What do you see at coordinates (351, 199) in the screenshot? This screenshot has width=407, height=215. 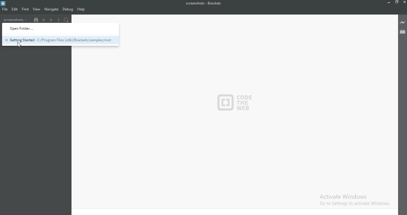 I see `Activate Windows. Go to settings to activate windows` at bounding box center [351, 199].